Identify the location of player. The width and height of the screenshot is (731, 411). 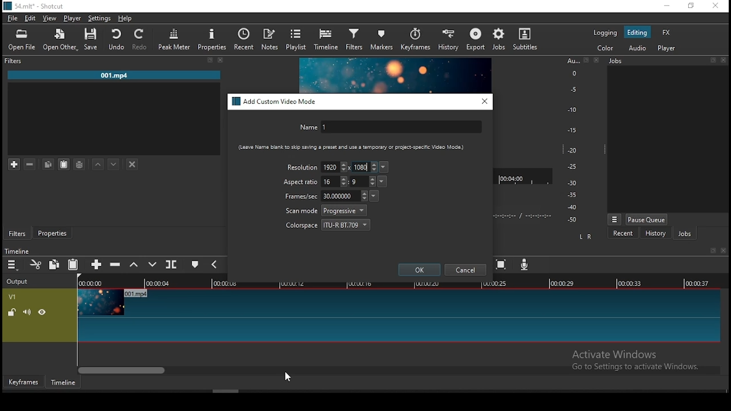
(668, 49).